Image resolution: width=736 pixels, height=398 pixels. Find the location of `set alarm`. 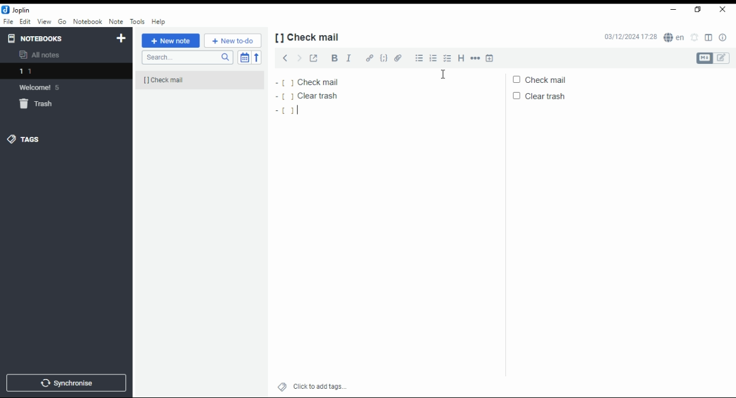

set alarm is located at coordinates (696, 37).